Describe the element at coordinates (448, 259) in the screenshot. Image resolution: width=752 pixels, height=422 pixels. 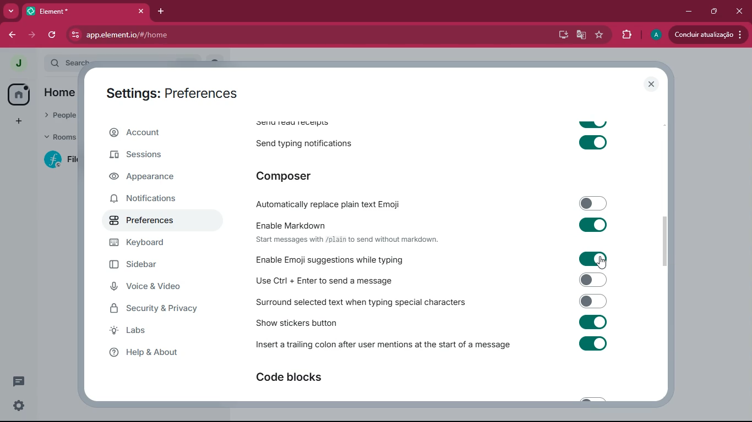
I see `enable emoji` at that location.